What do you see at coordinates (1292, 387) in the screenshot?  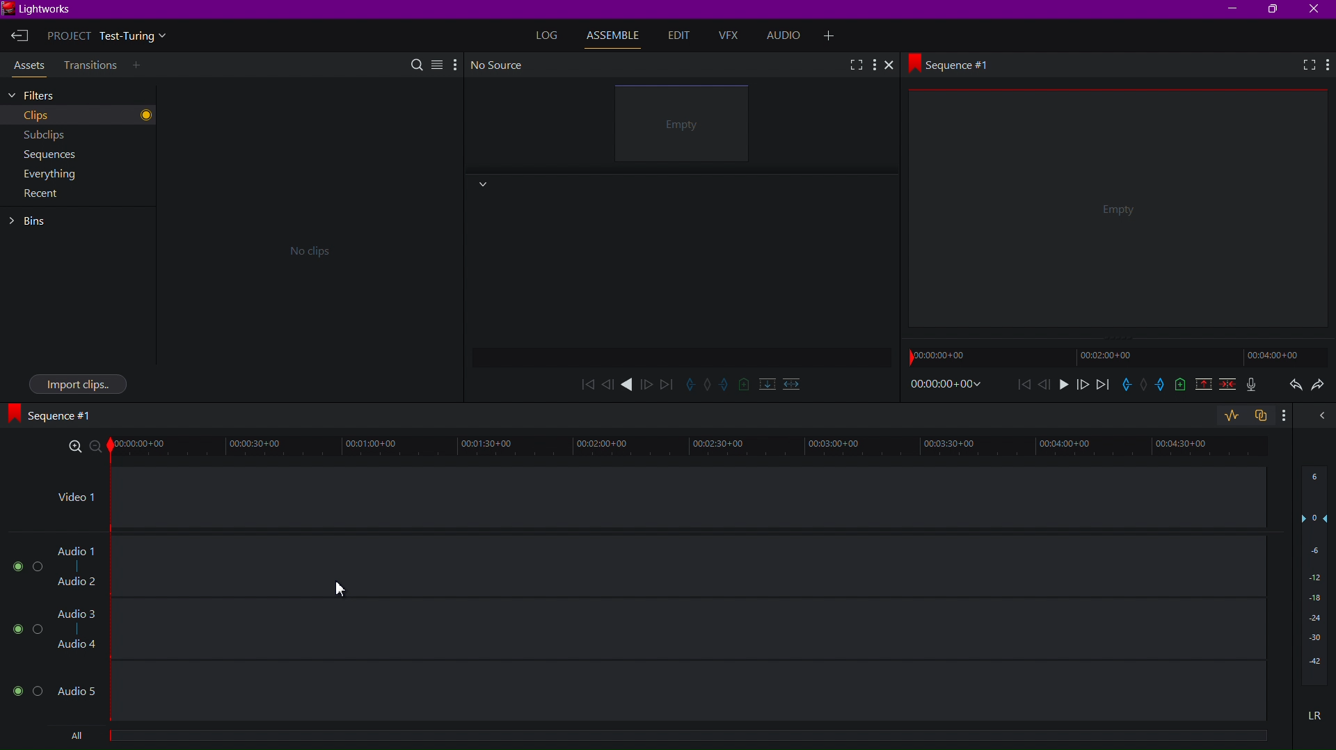 I see `Undo` at bounding box center [1292, 387].